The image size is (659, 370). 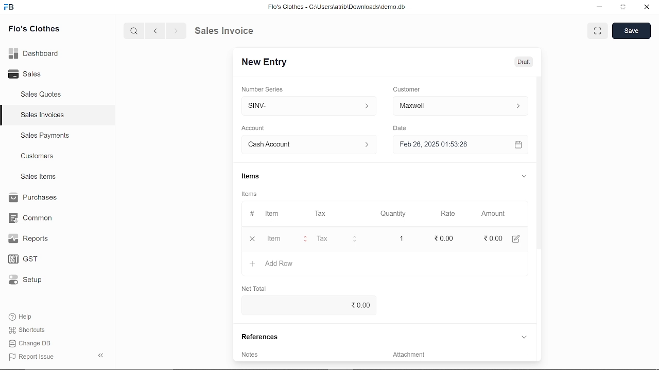 I want to click on edit account, so click(x=518, y=238).